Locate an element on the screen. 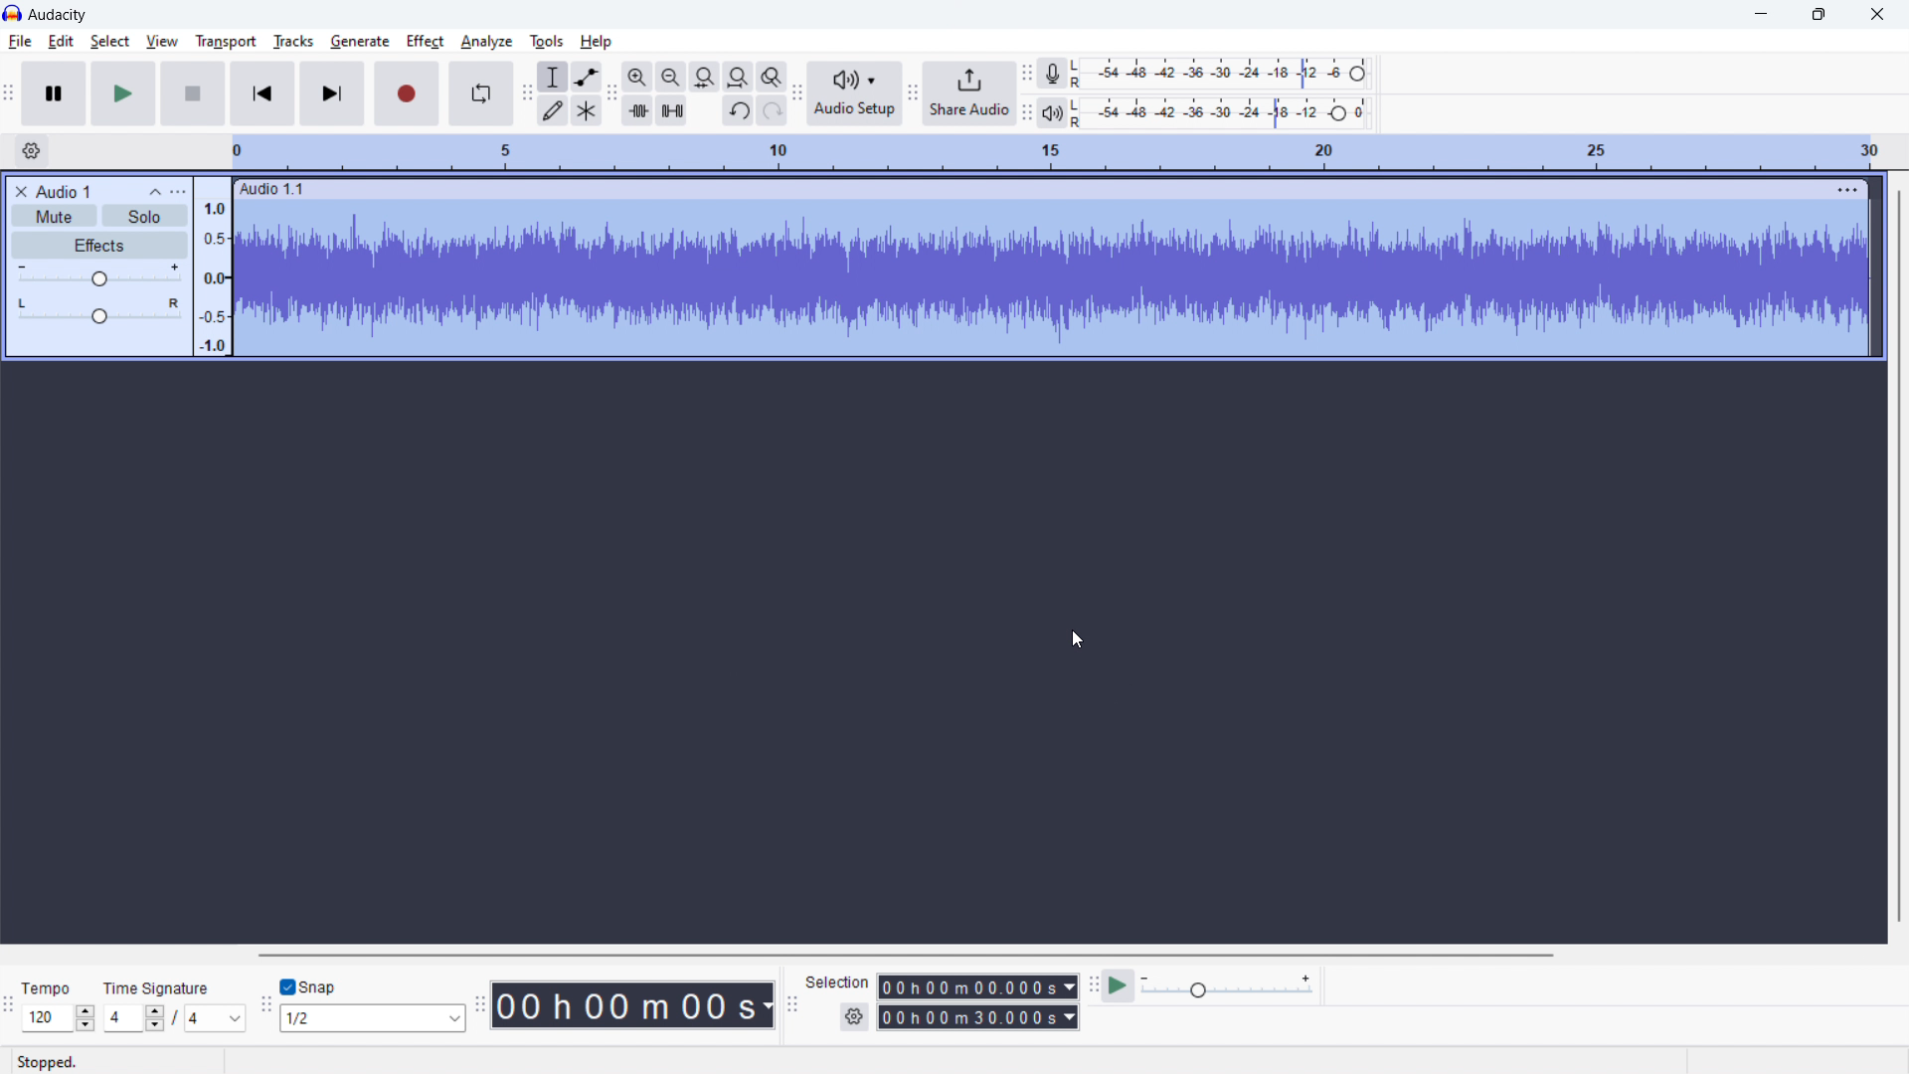 Image resolution: width=1909 pixels, height=1074 pixels. enable loop is located at coordinates (479, 93).